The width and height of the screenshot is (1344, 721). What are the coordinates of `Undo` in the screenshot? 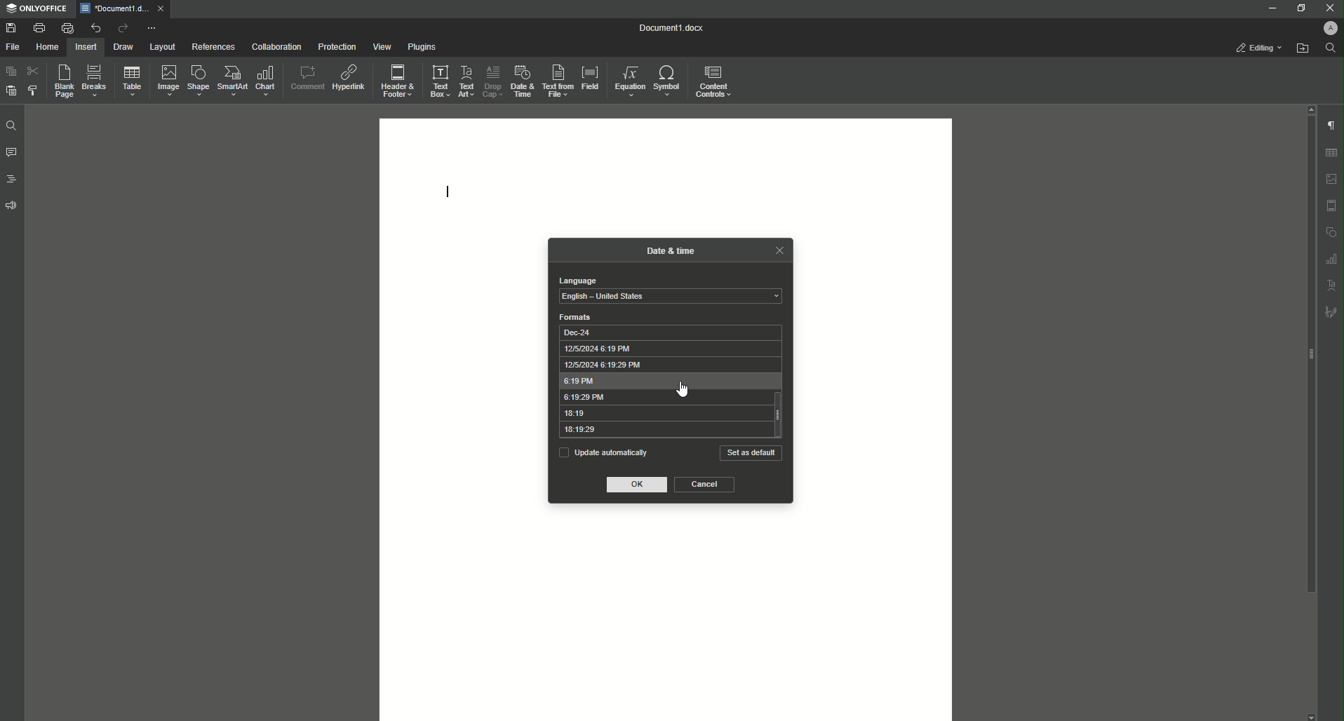 It's located at (94, 27).